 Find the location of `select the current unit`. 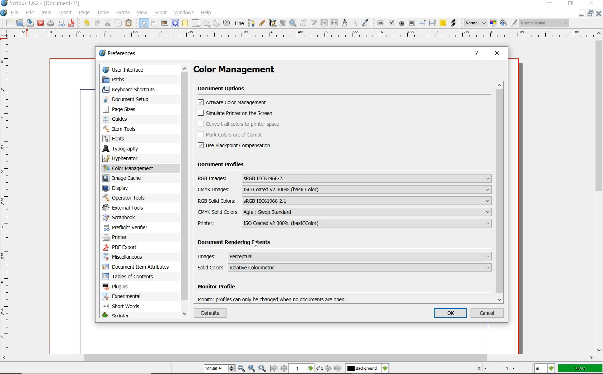

select the current unit is located at coordinates (545, 369).